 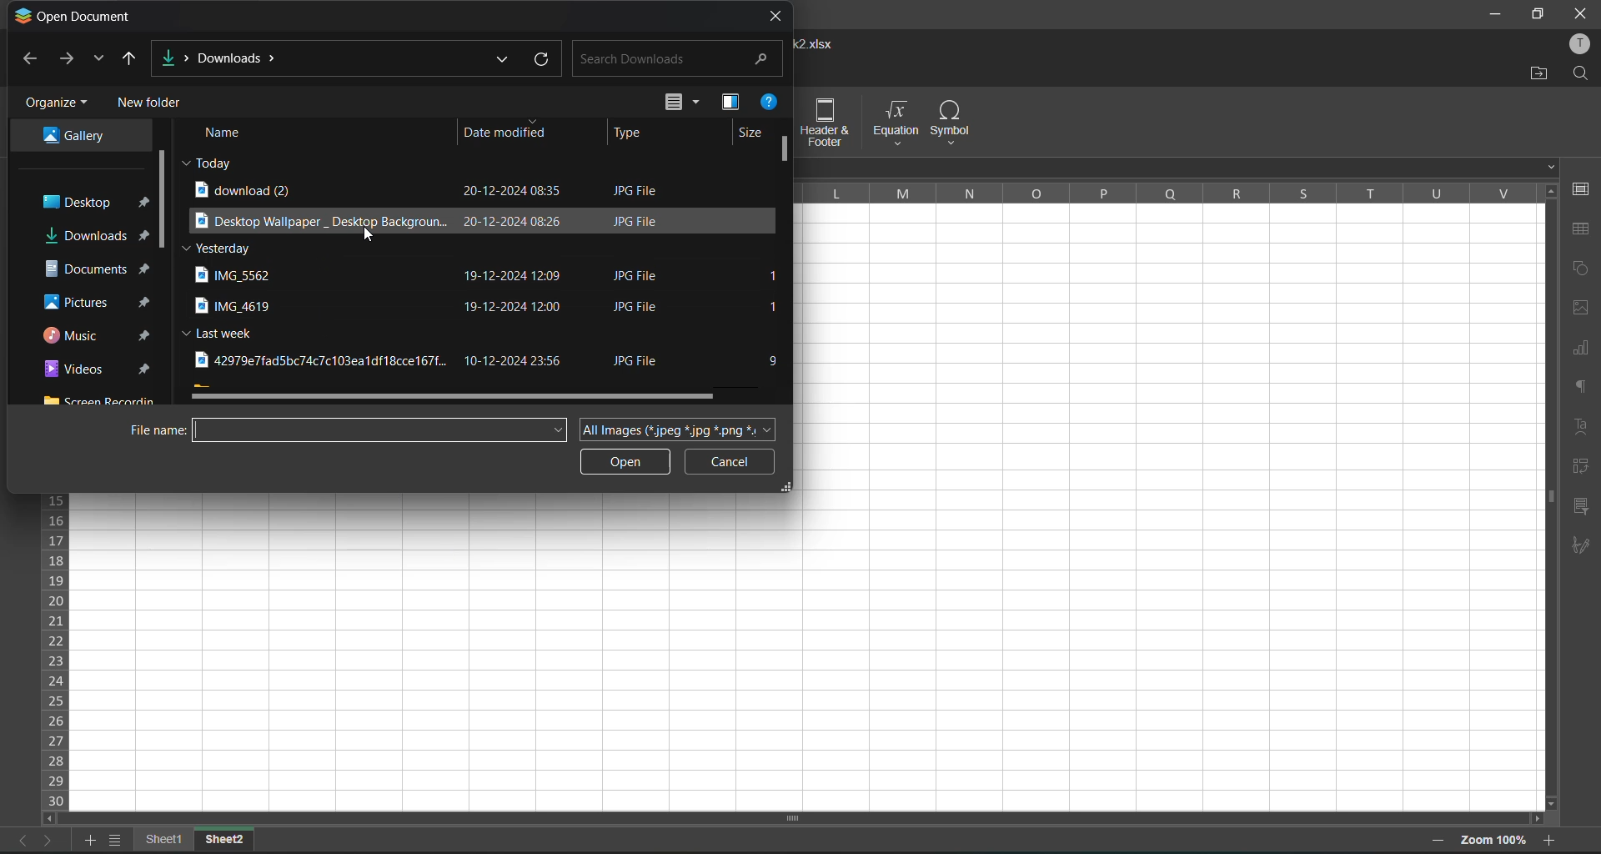 What do you see at coordinates (1181, 167) in the screenshot?
I see `formula bar` at bounding box center [1181, 167].